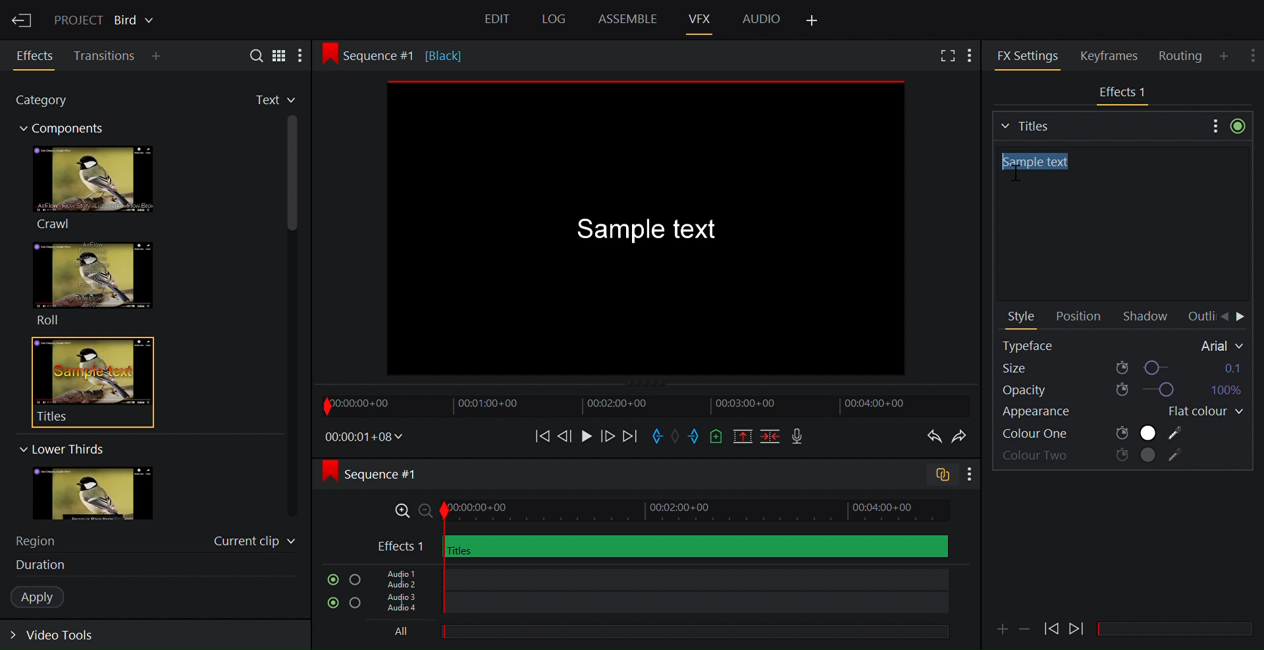  What do you see at coordinates (962, 437) in the screenshot?
I see `Redo` at bounding box center [962, 437].